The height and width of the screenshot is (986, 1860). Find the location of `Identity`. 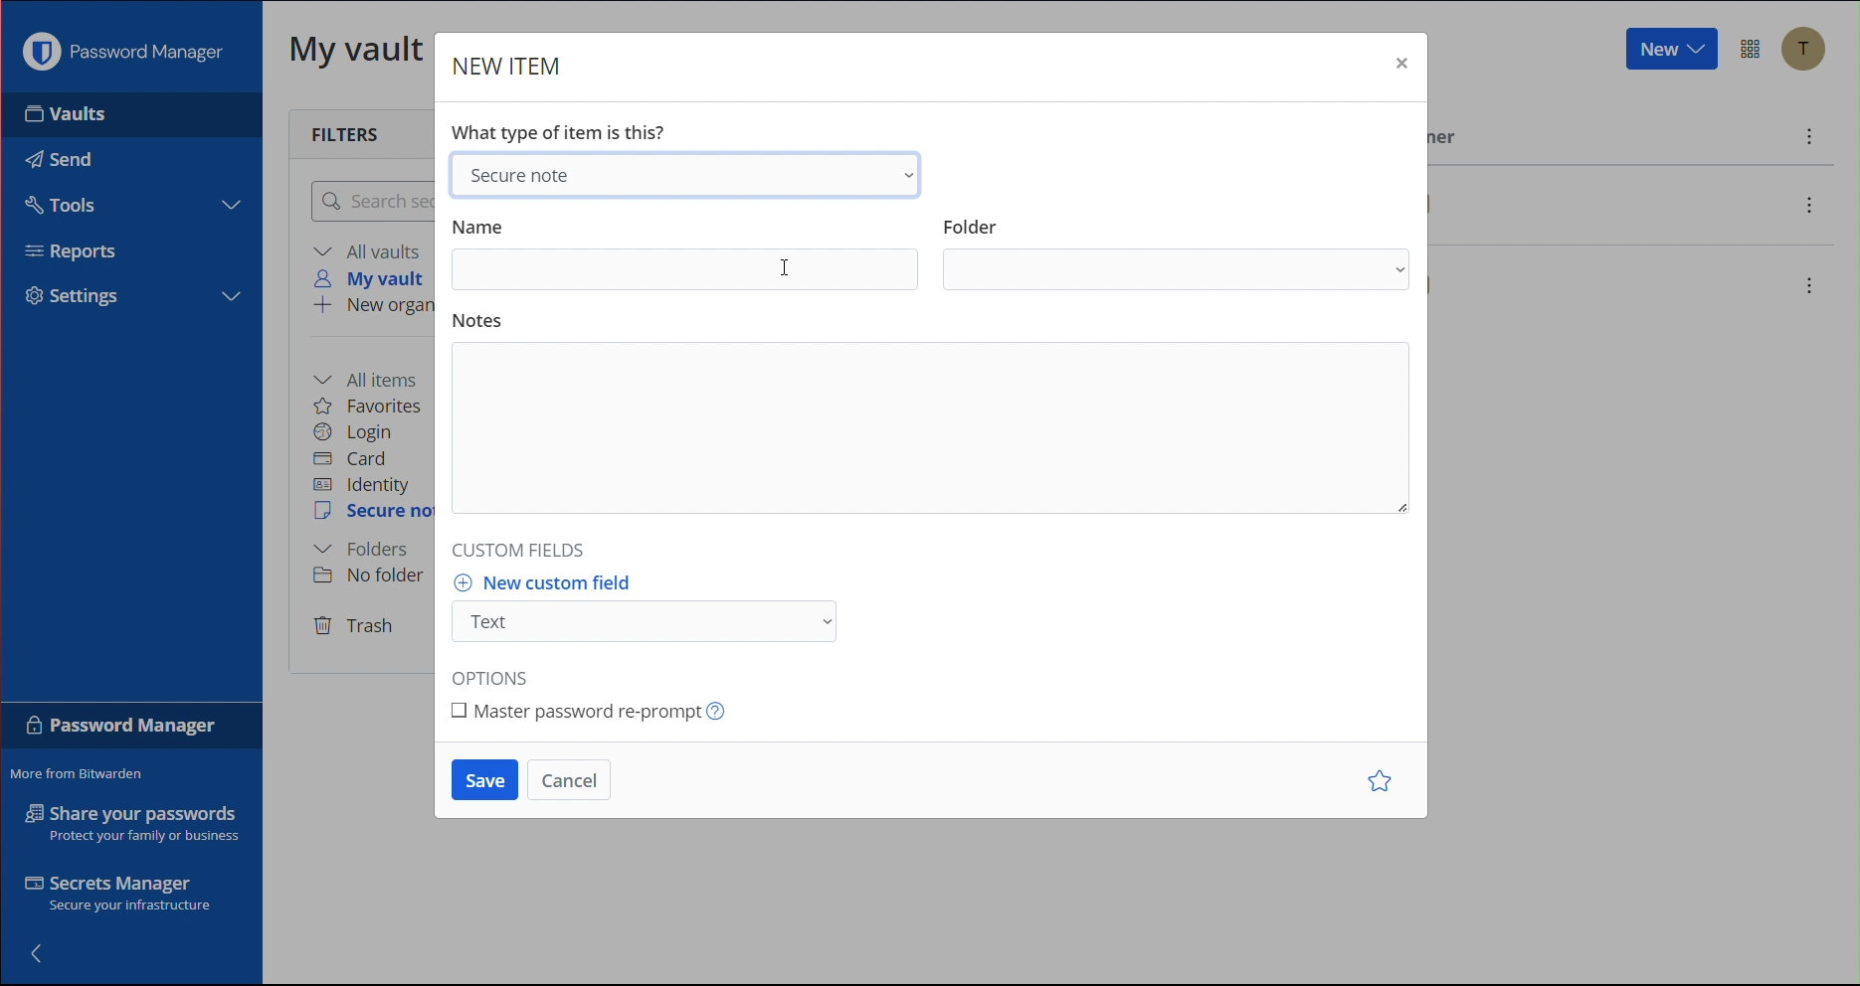

Identity is located at coordinates (366, 484).